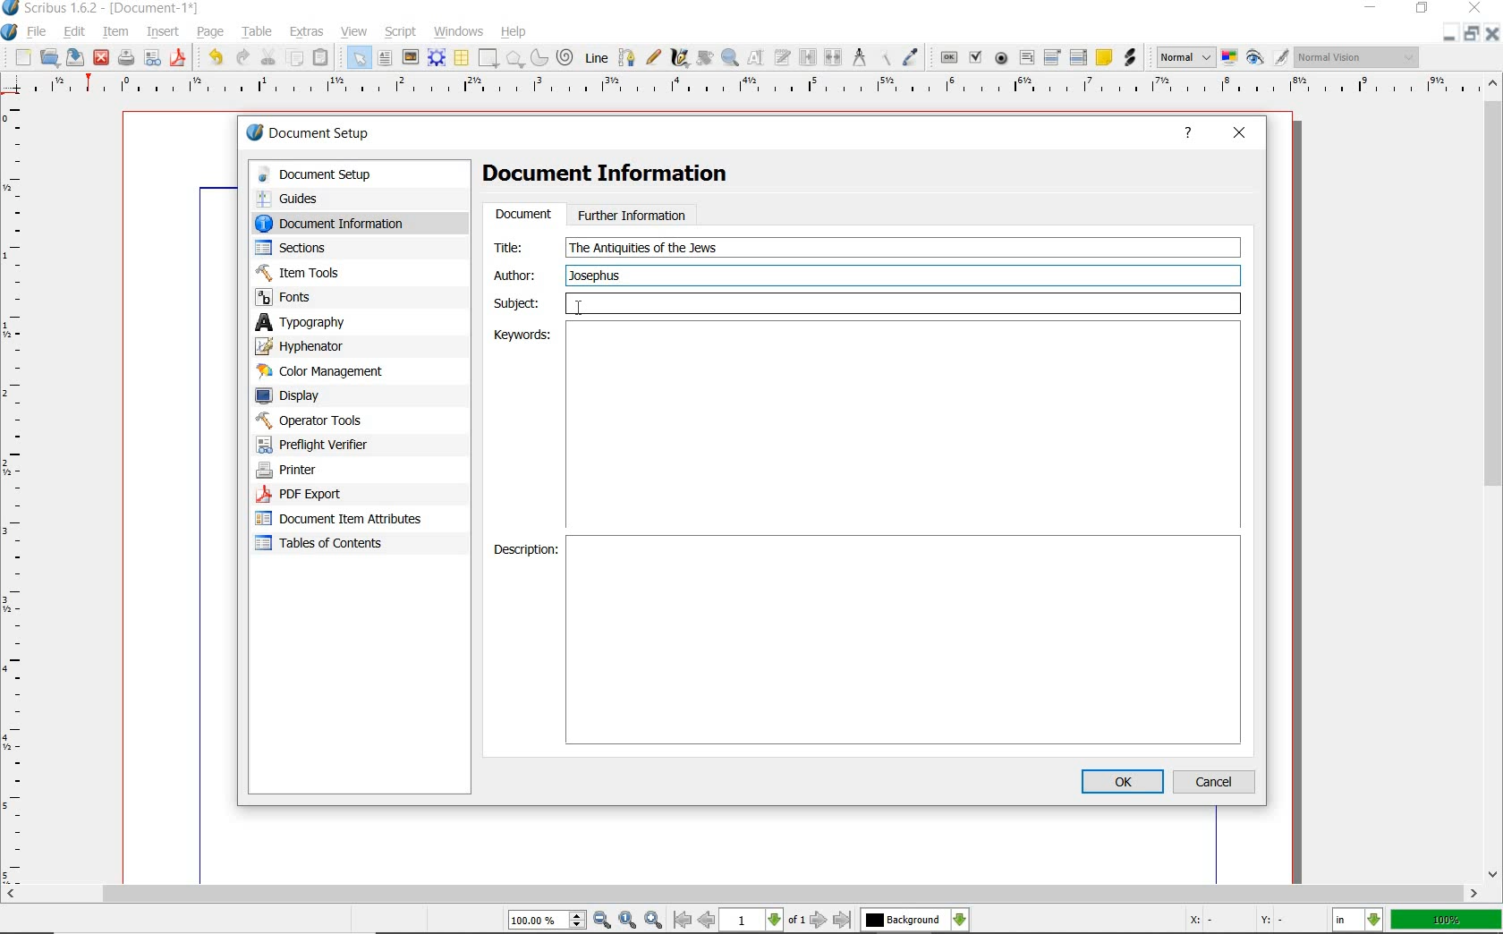 This screenshot has width=1503, height=934. What do you see at coordinates (705, 59) in the screenshot?
I see `rotate item` at bounding box center [705, 59].